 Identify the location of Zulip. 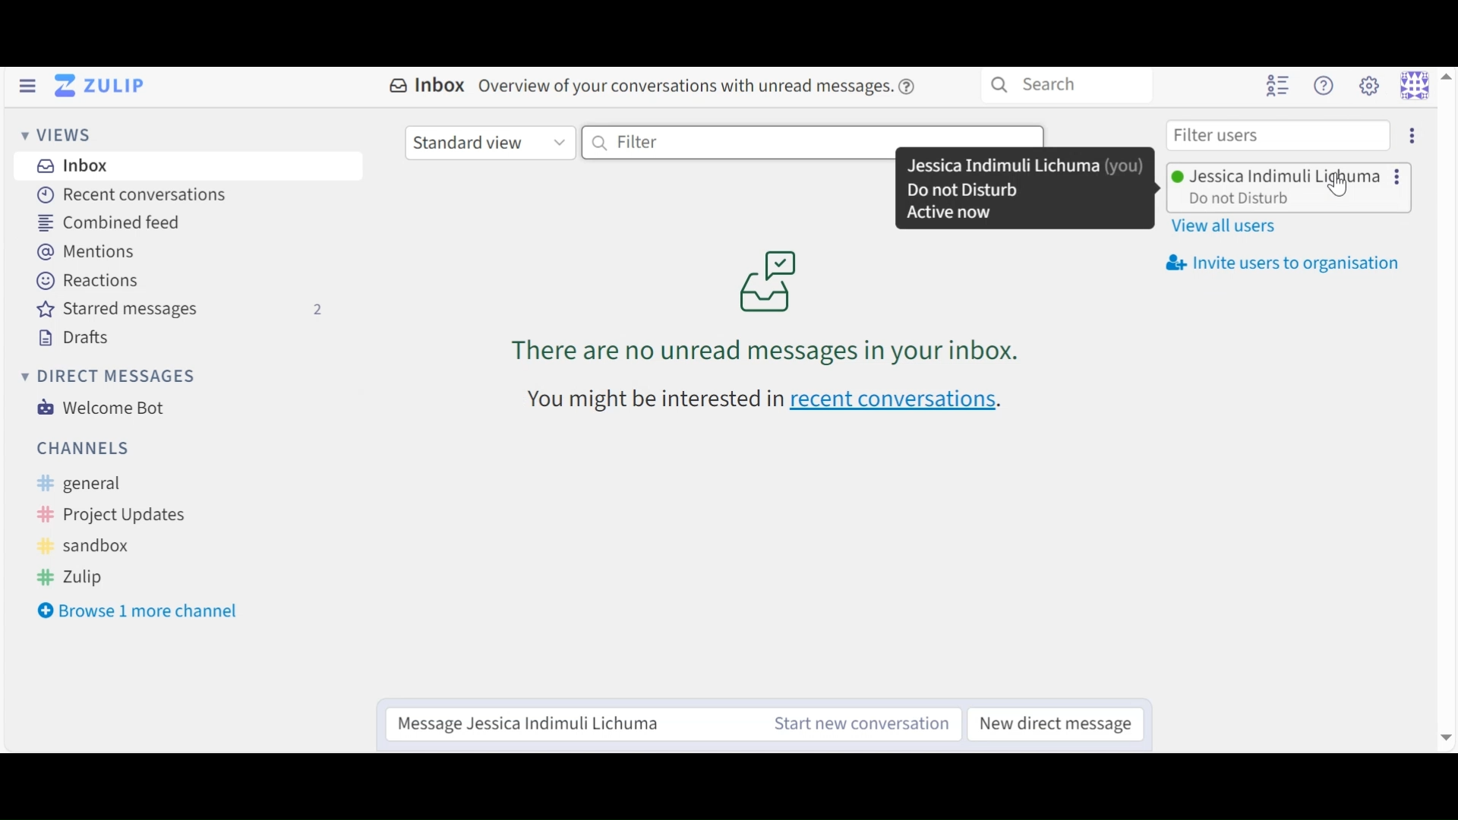
(77, 579).